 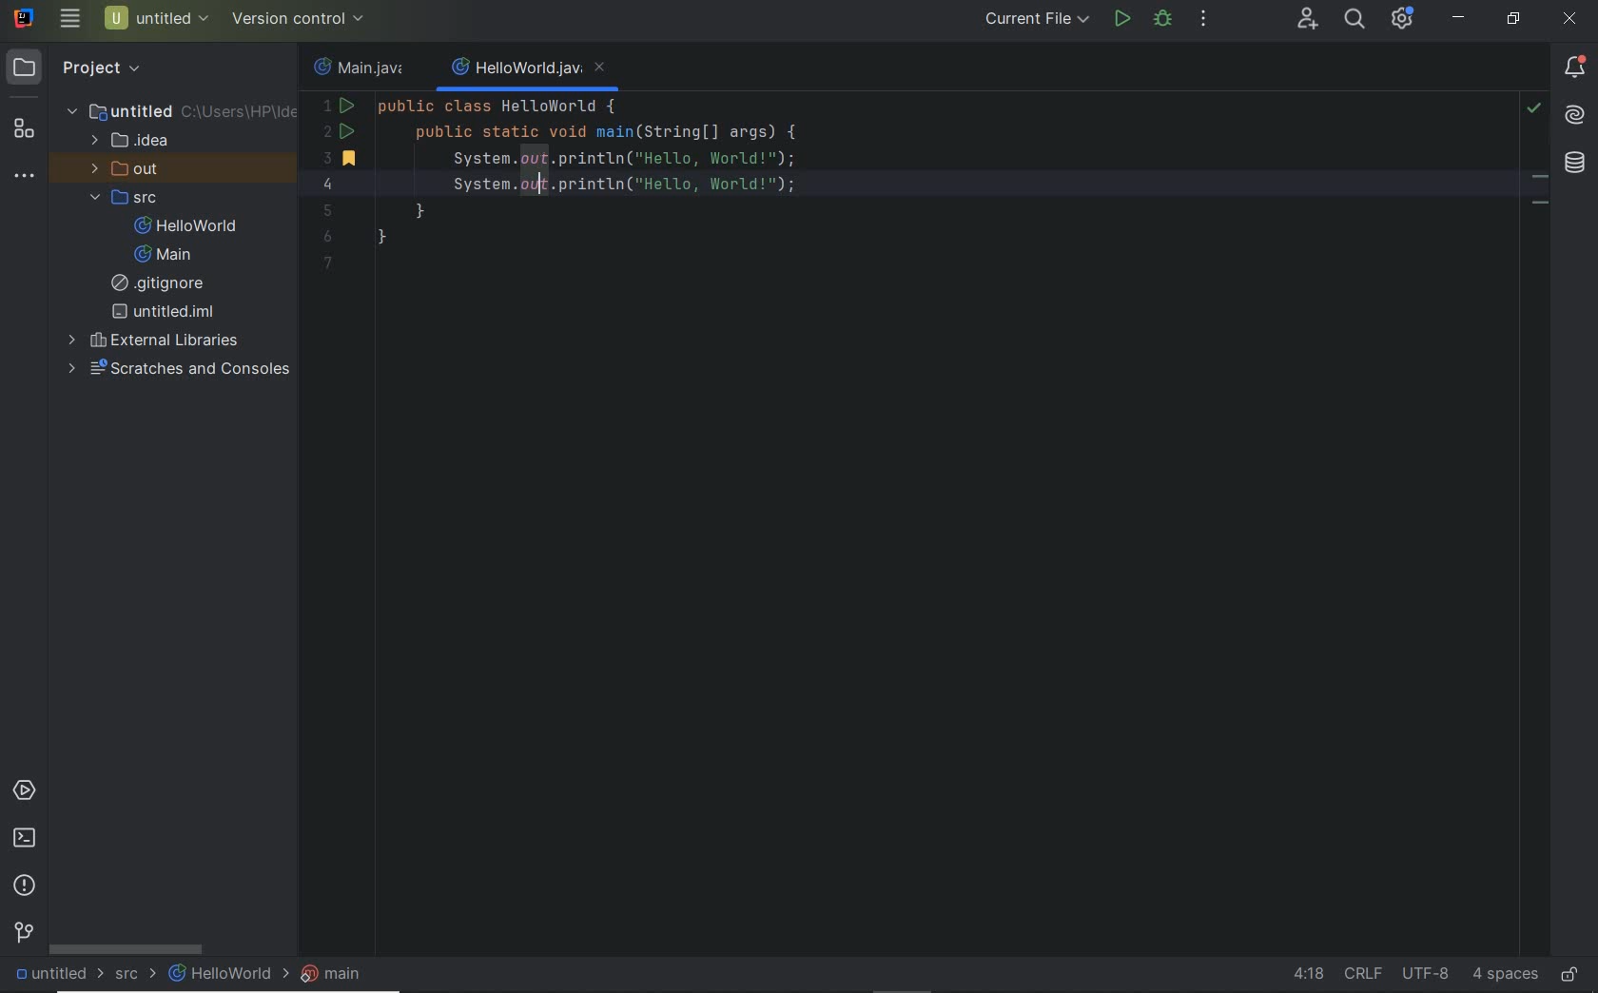 What do you see at coordinates (1362, 969) in the screenshot?
I see `CRLF(line separator)` at bounding box center [1362, 969].